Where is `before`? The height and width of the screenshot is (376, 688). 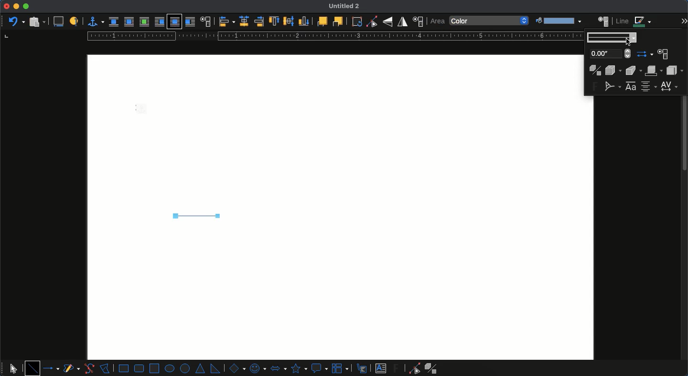 before is located at coordinates (159, 22).